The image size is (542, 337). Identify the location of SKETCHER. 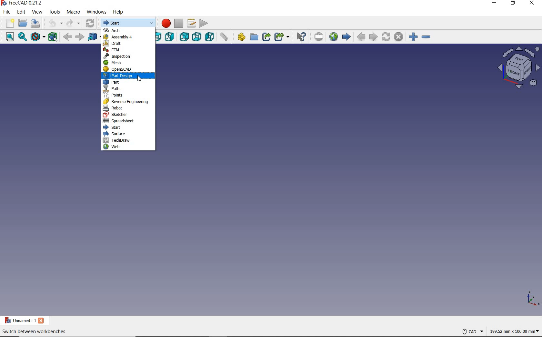
(129, 115).